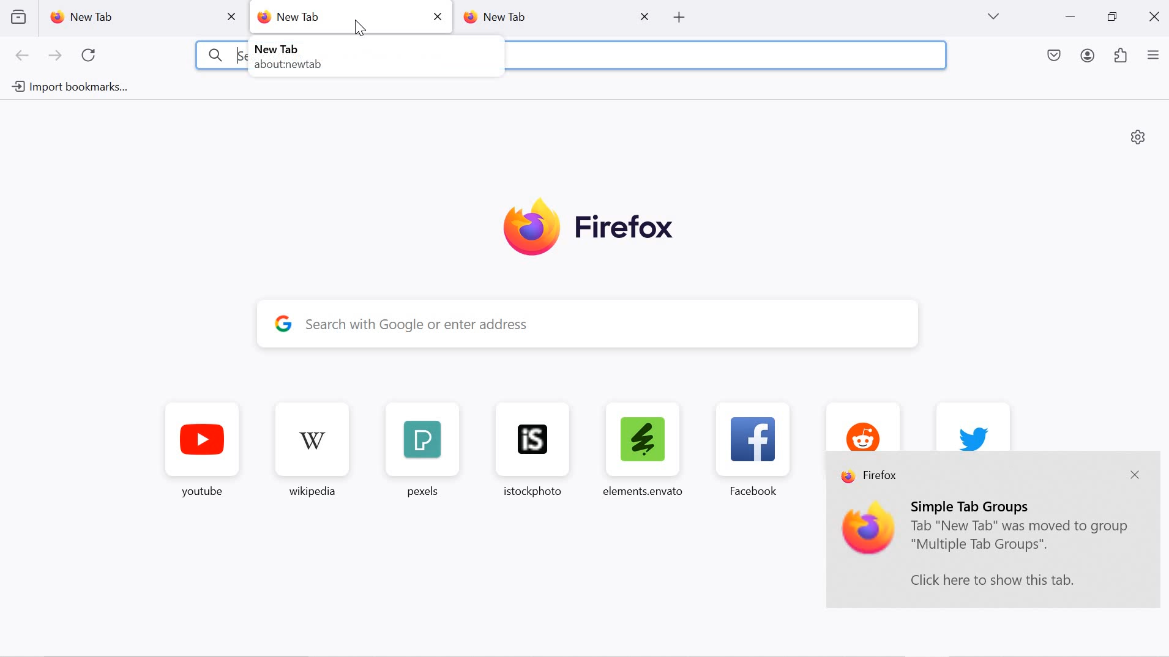  What do you see at coordinates (283, 322) in the screenshot?
I see `google logo` at bounding box center [283, 322].